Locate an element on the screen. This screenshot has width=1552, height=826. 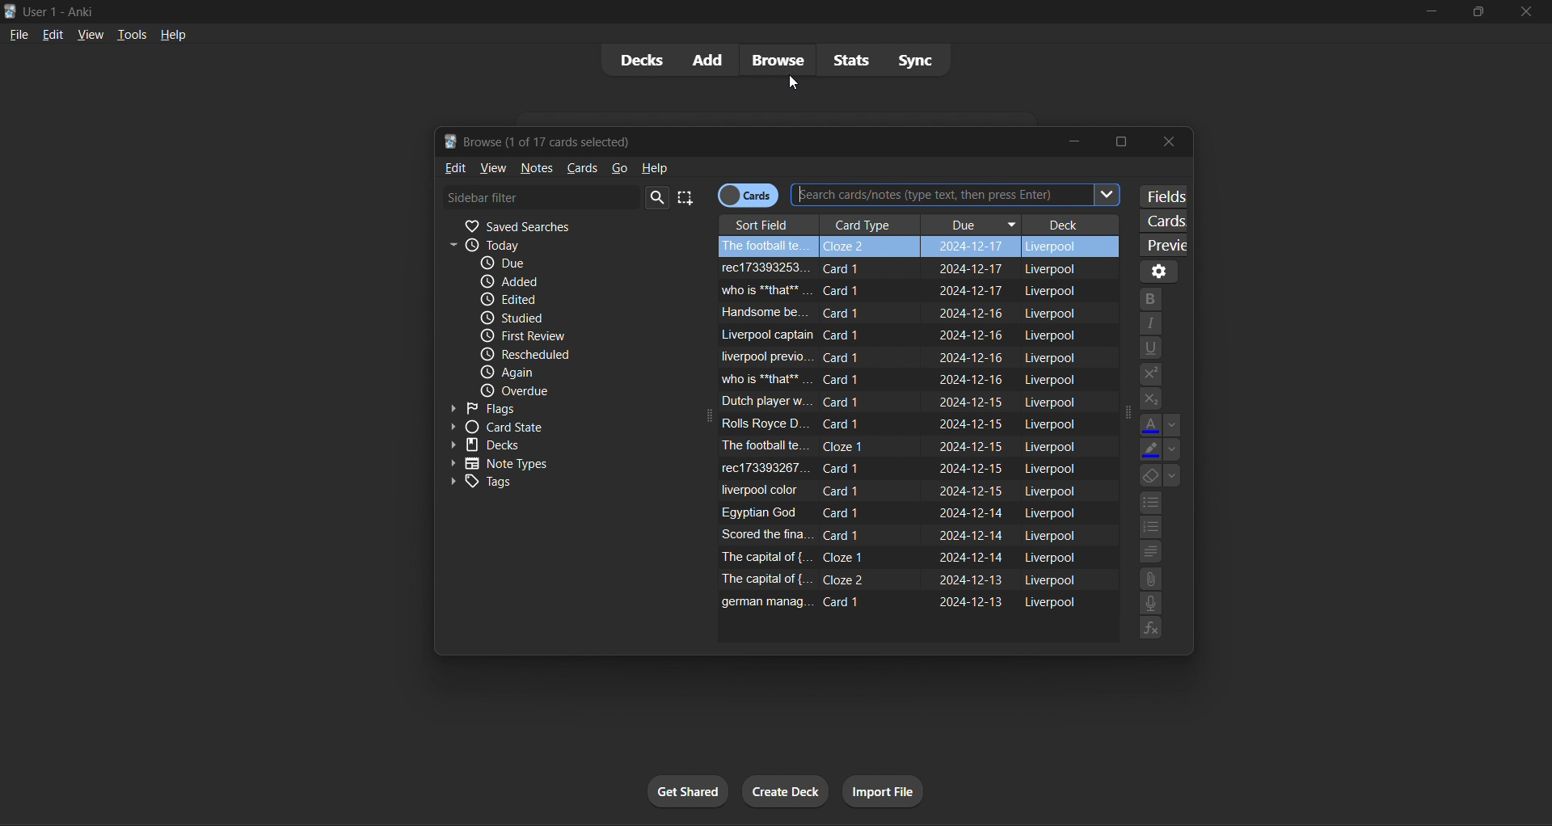
liverpool is located at coordinates (1056, 579).